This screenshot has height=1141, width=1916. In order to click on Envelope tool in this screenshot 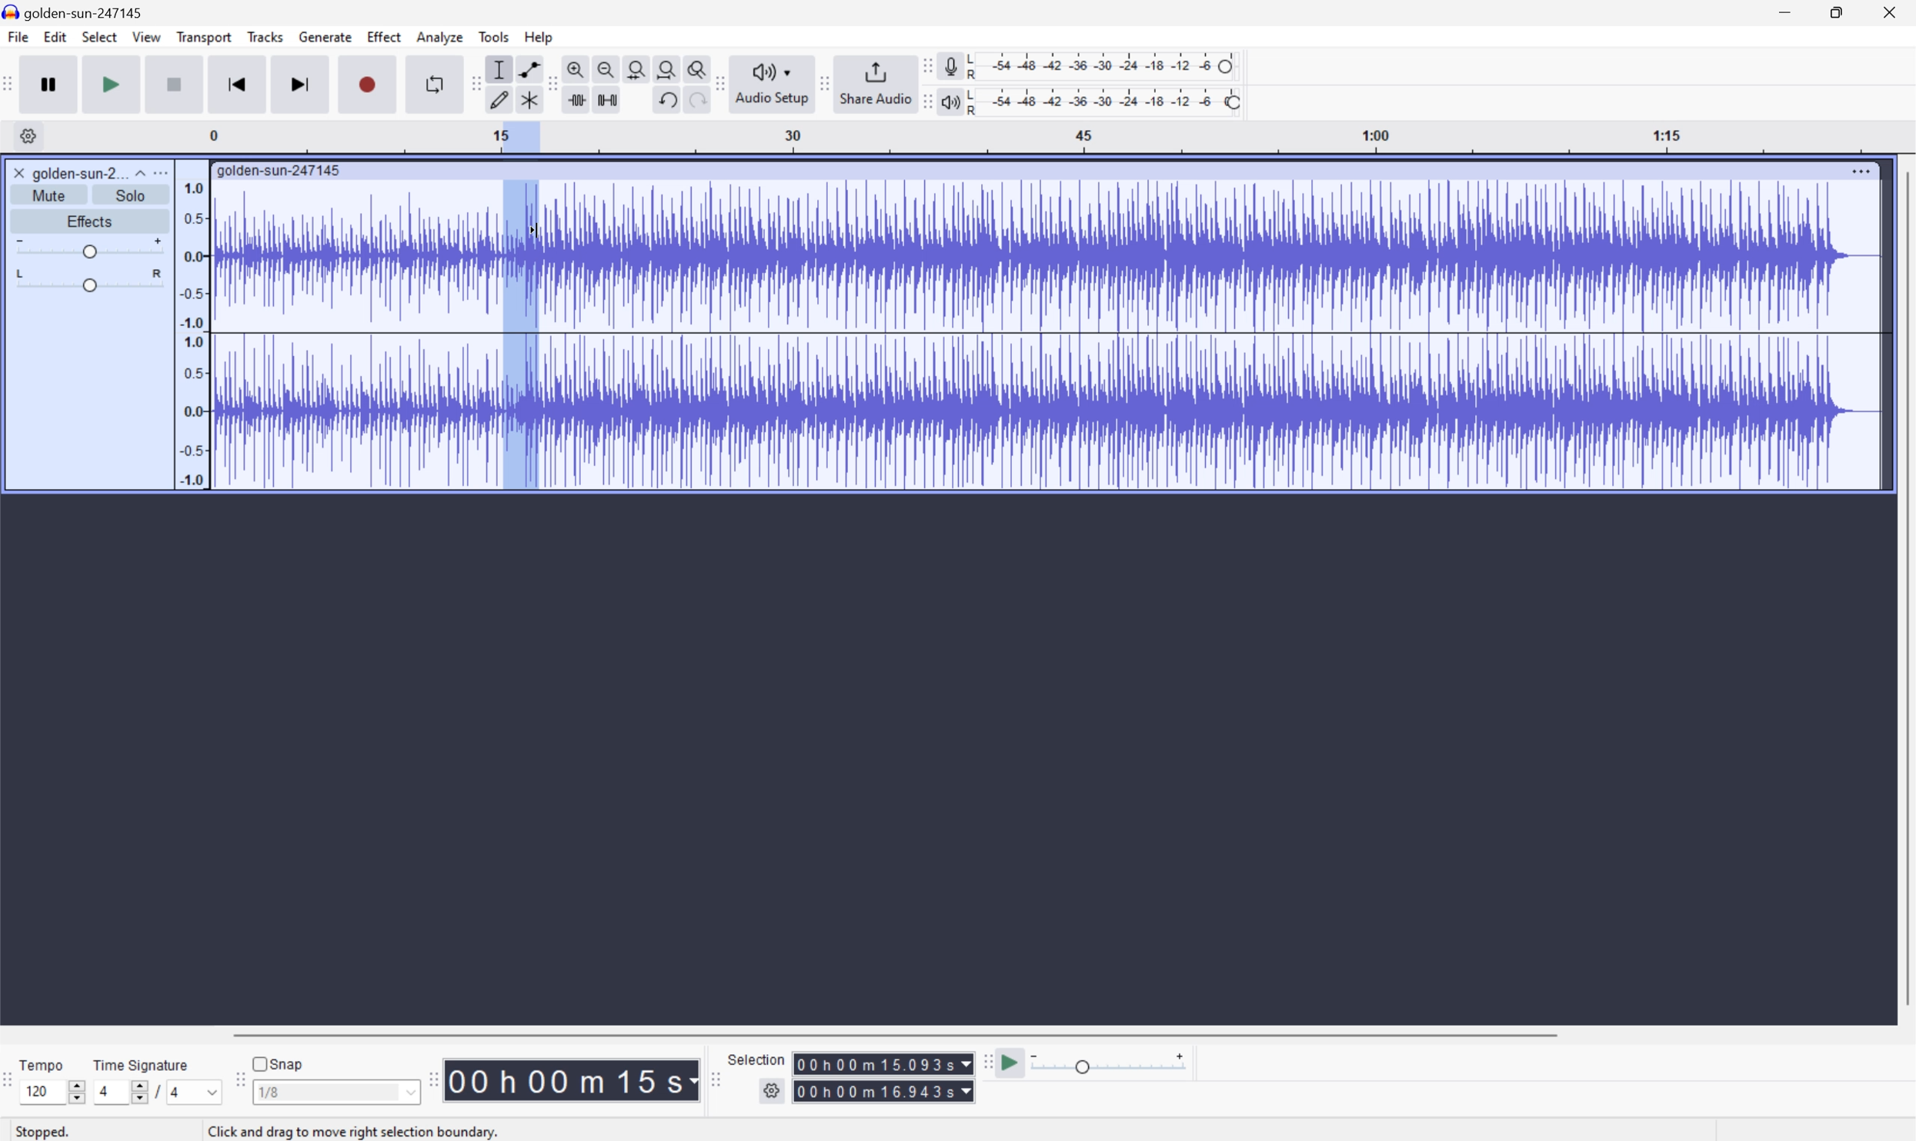, I will do `click(526, 68)`.